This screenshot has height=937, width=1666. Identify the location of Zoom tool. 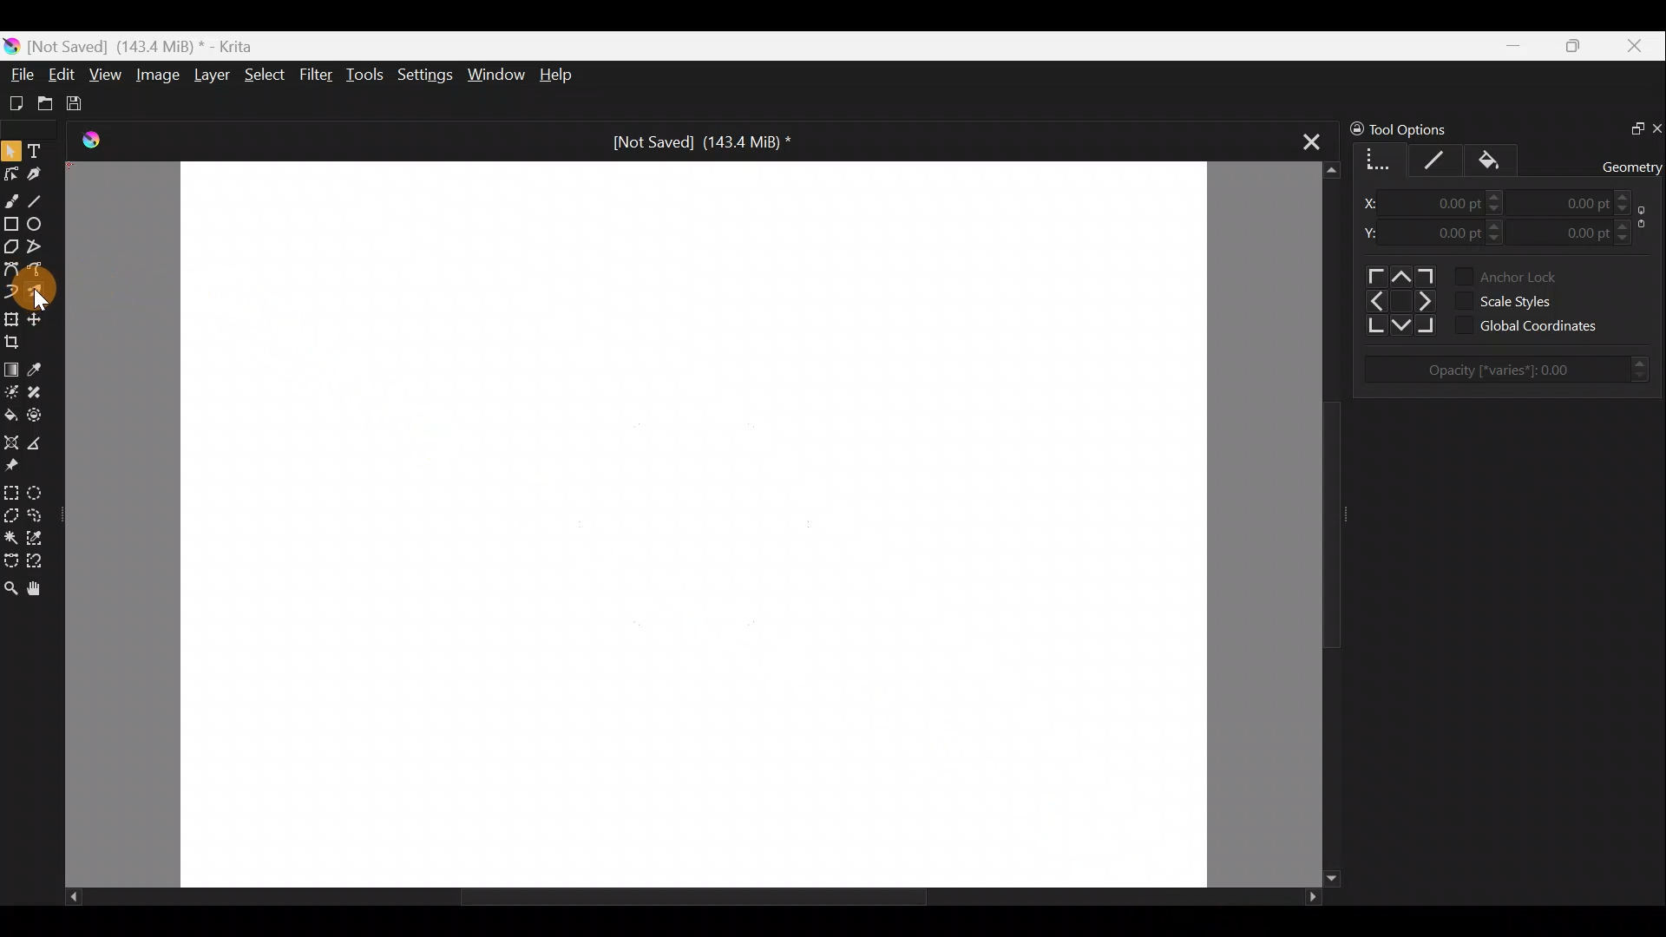
(10, 591).